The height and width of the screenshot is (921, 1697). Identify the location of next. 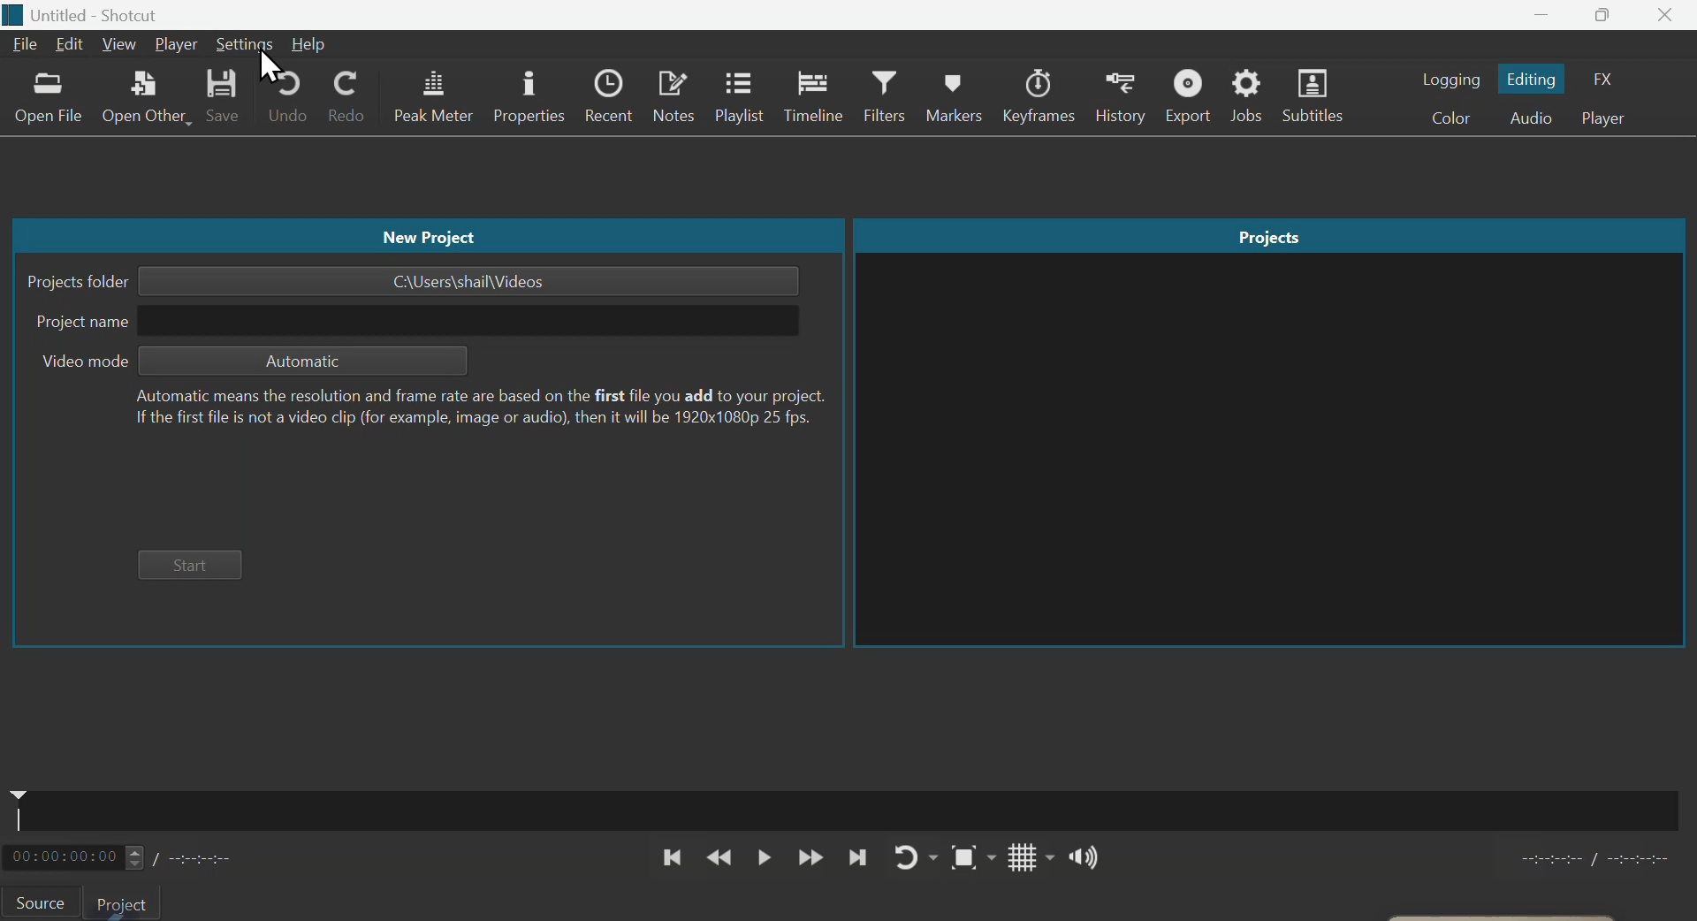
(856, 856).